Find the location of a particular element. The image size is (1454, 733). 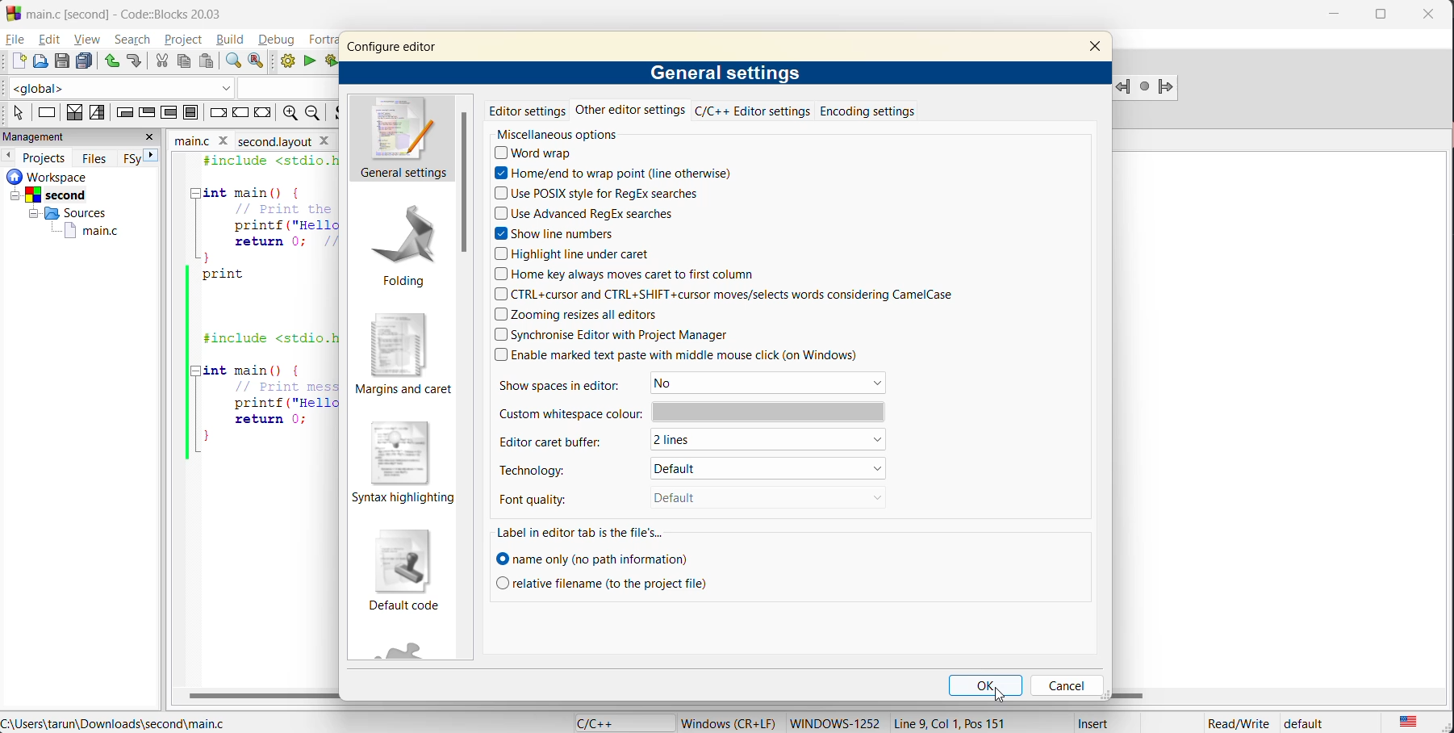

Default is located at coordinates (733, 498).